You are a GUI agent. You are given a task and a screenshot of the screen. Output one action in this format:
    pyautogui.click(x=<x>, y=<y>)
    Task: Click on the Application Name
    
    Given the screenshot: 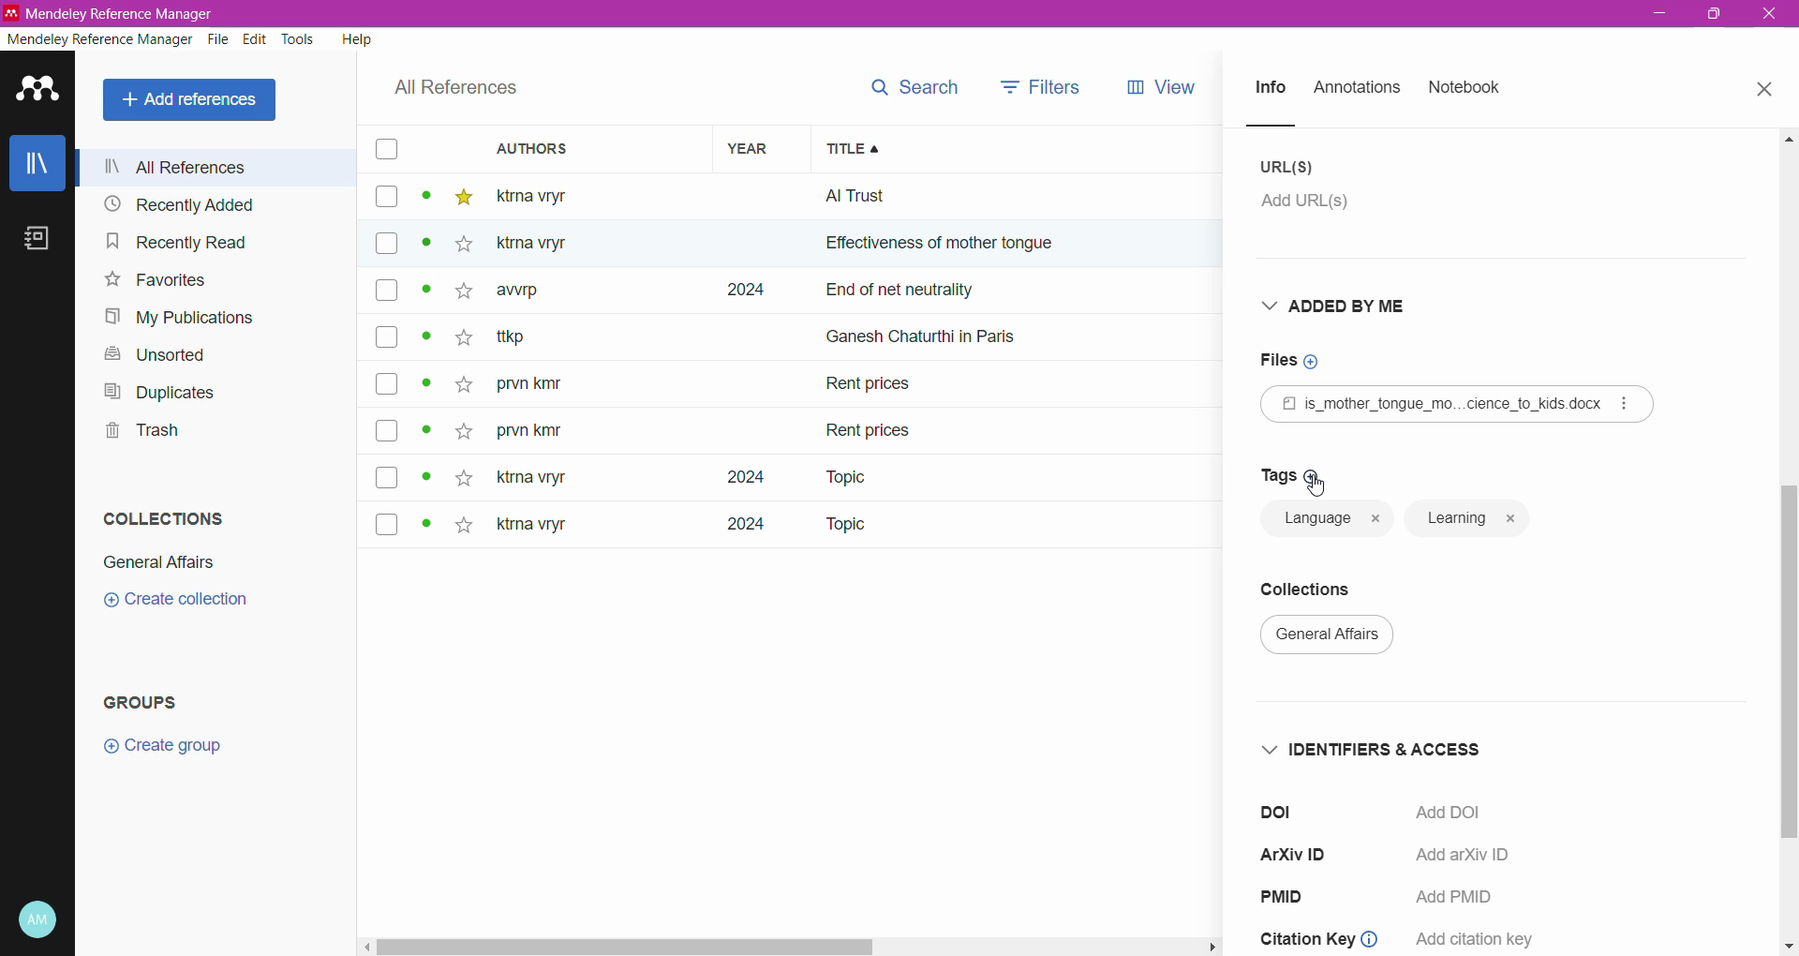 What is the action you would take?
    pyautogui.click(x=127, y=13)
    